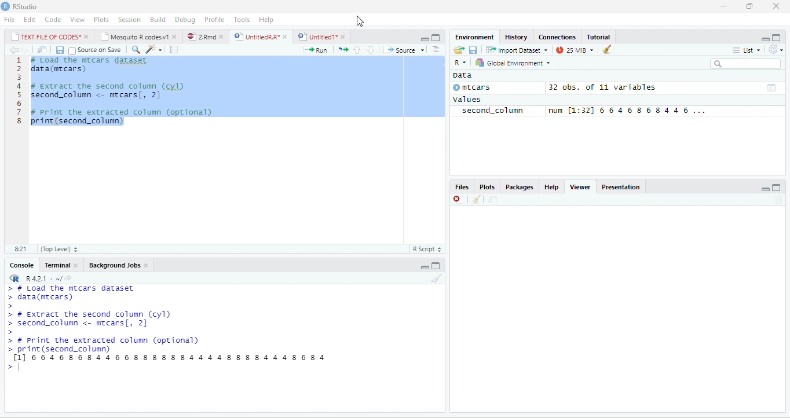  What do you see at coordinates (457, 50) in the screenshot?
I see `open` at bounding box center [457, 50].